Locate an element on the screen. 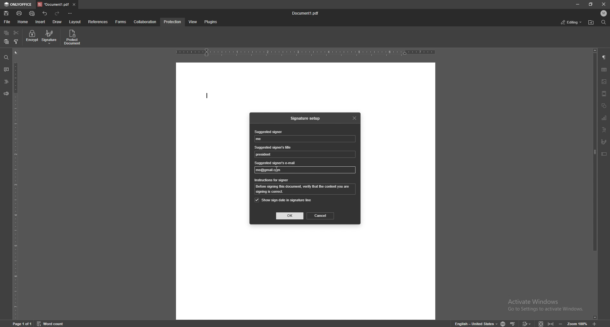 Image resolution: width=610 pixels, height=327 pixels. status is located at coordinates (572, 23).